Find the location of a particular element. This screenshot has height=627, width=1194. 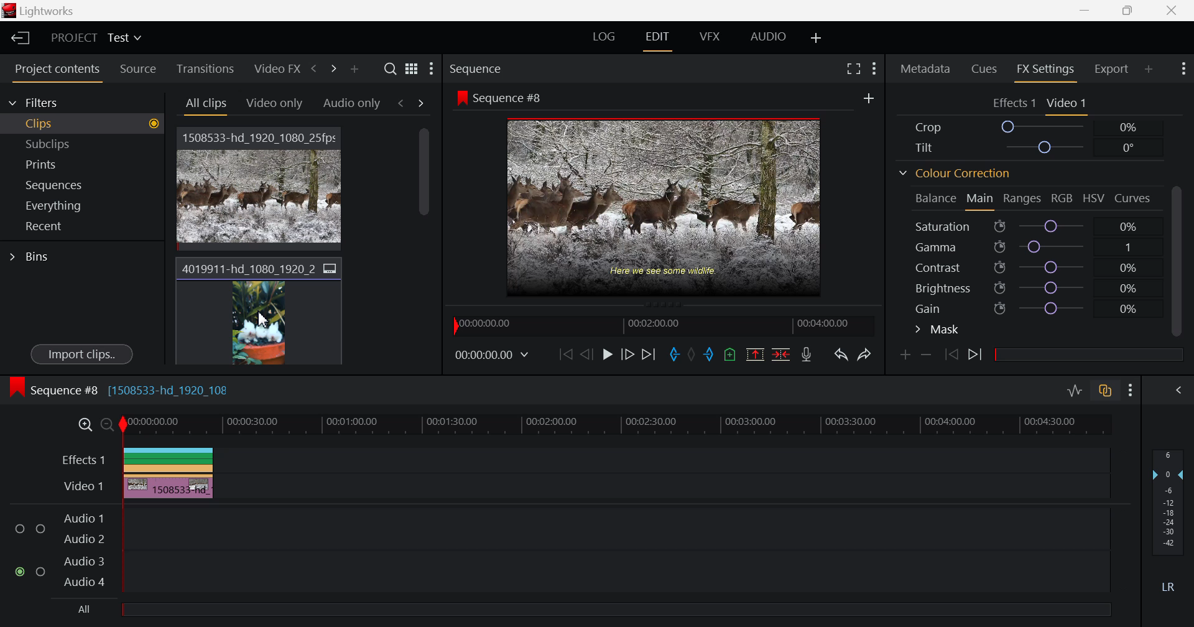

Crop is located at coordinates (1030, 127).